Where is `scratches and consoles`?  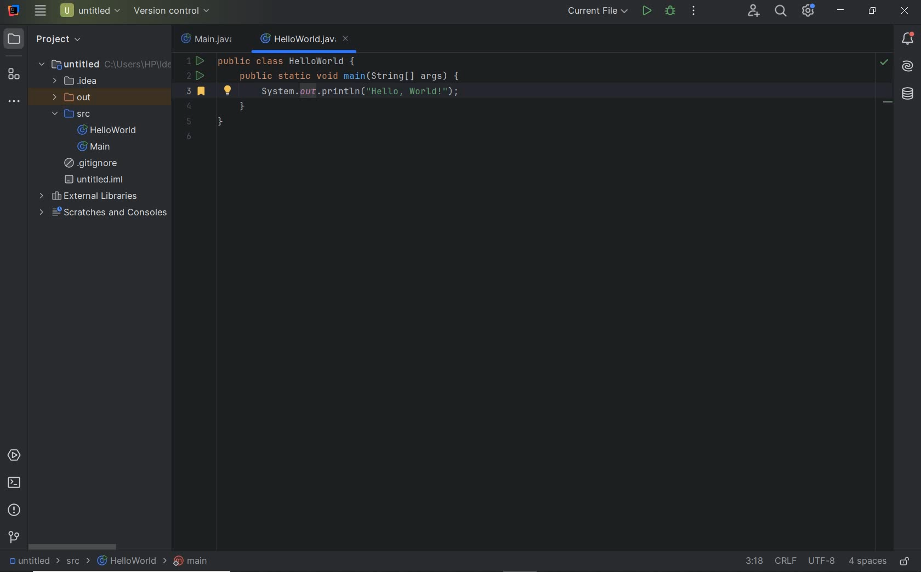 scratches and consoles is located at coordinates (99, 213).